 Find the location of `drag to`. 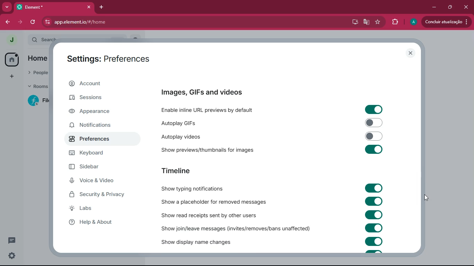

drag to is located at coordinates (426, 198).